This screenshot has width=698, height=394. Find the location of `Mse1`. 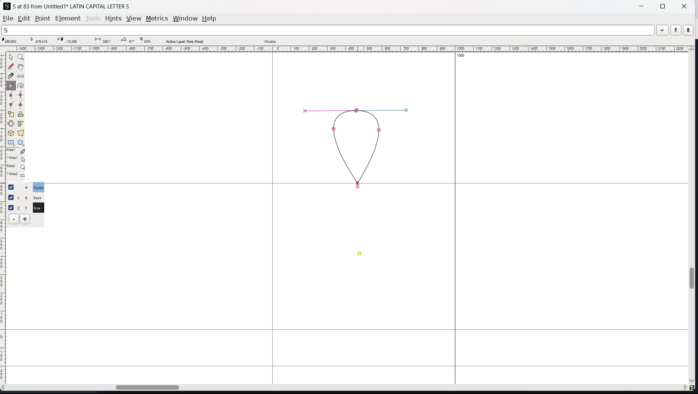

Mse1 is located at coordinates (16, 151).